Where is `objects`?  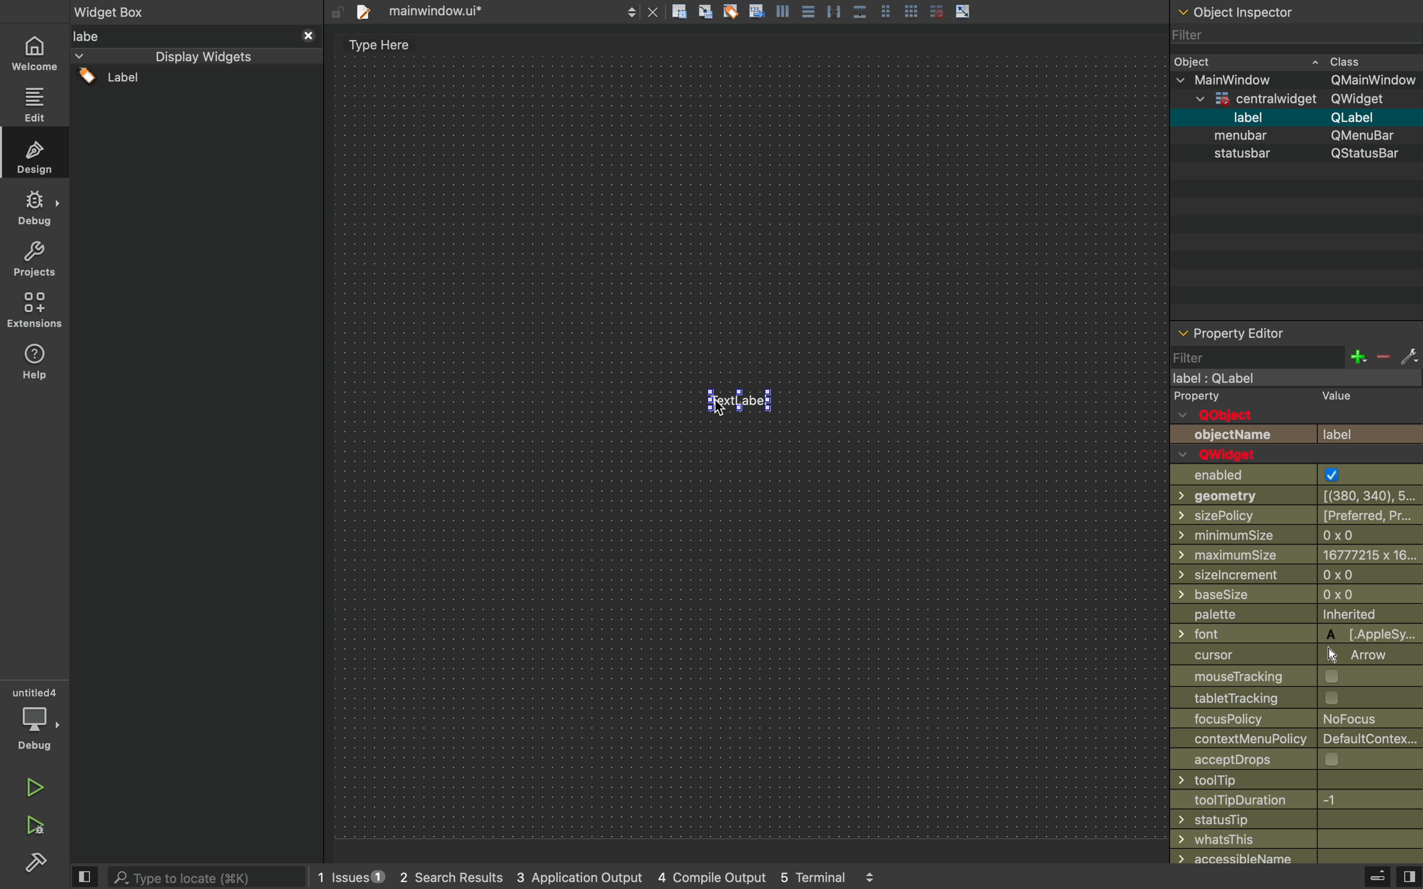
objects is located at coordinates (1297, 426).